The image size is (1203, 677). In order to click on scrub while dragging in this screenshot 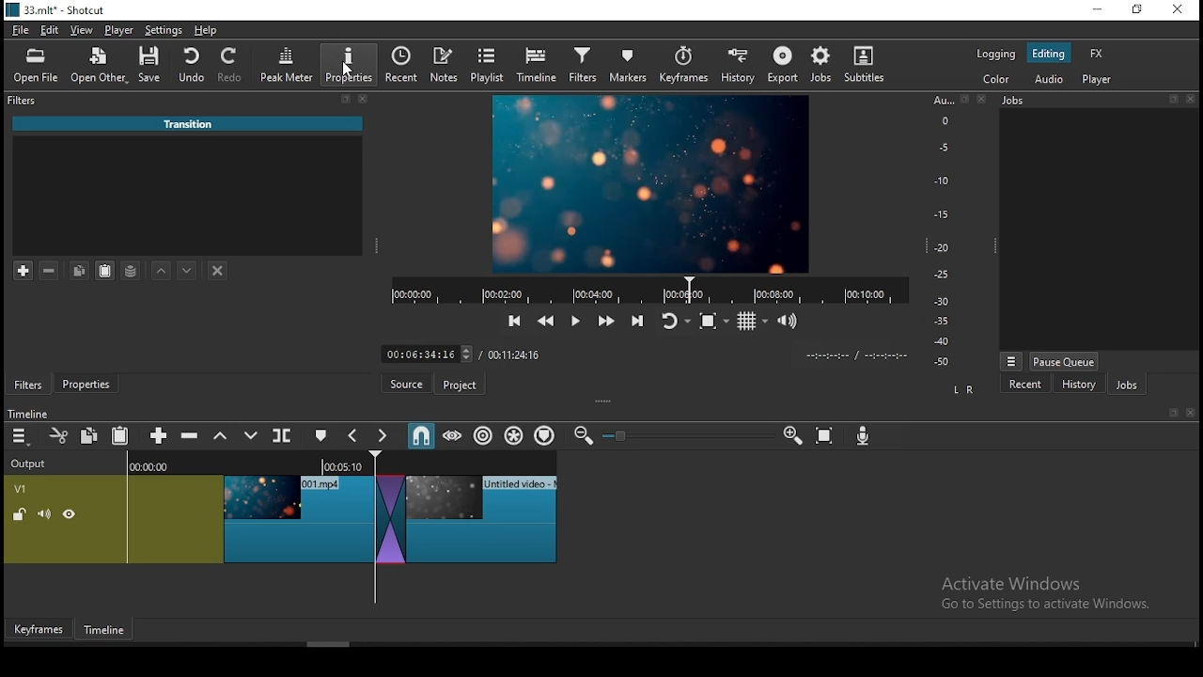, I will do `click(454, 436)`.